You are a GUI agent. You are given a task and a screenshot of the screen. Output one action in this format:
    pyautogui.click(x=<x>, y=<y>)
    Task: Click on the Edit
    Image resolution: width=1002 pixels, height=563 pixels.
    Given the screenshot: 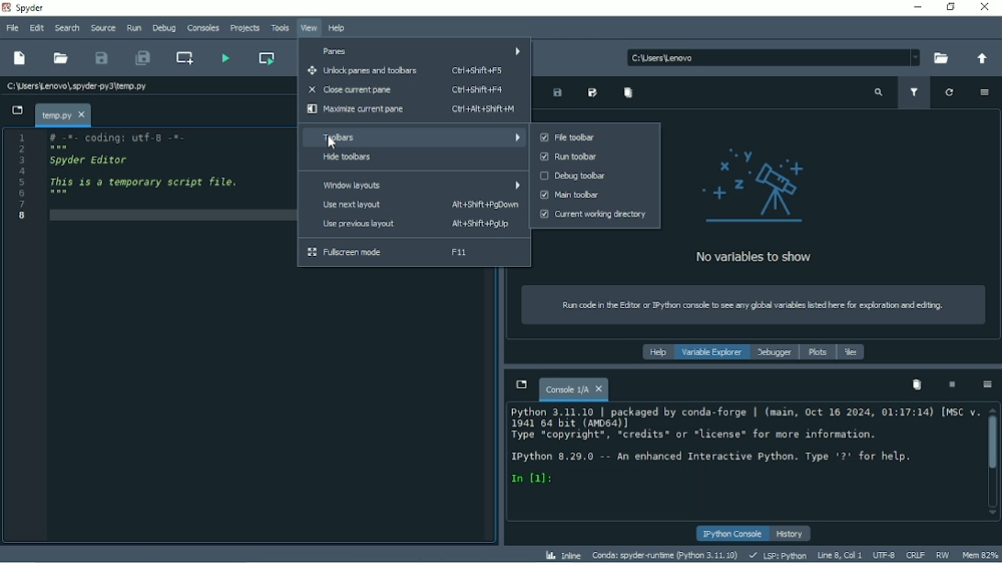 What is the action you would take?
    pyautogui.click(x=36, y=27)
    